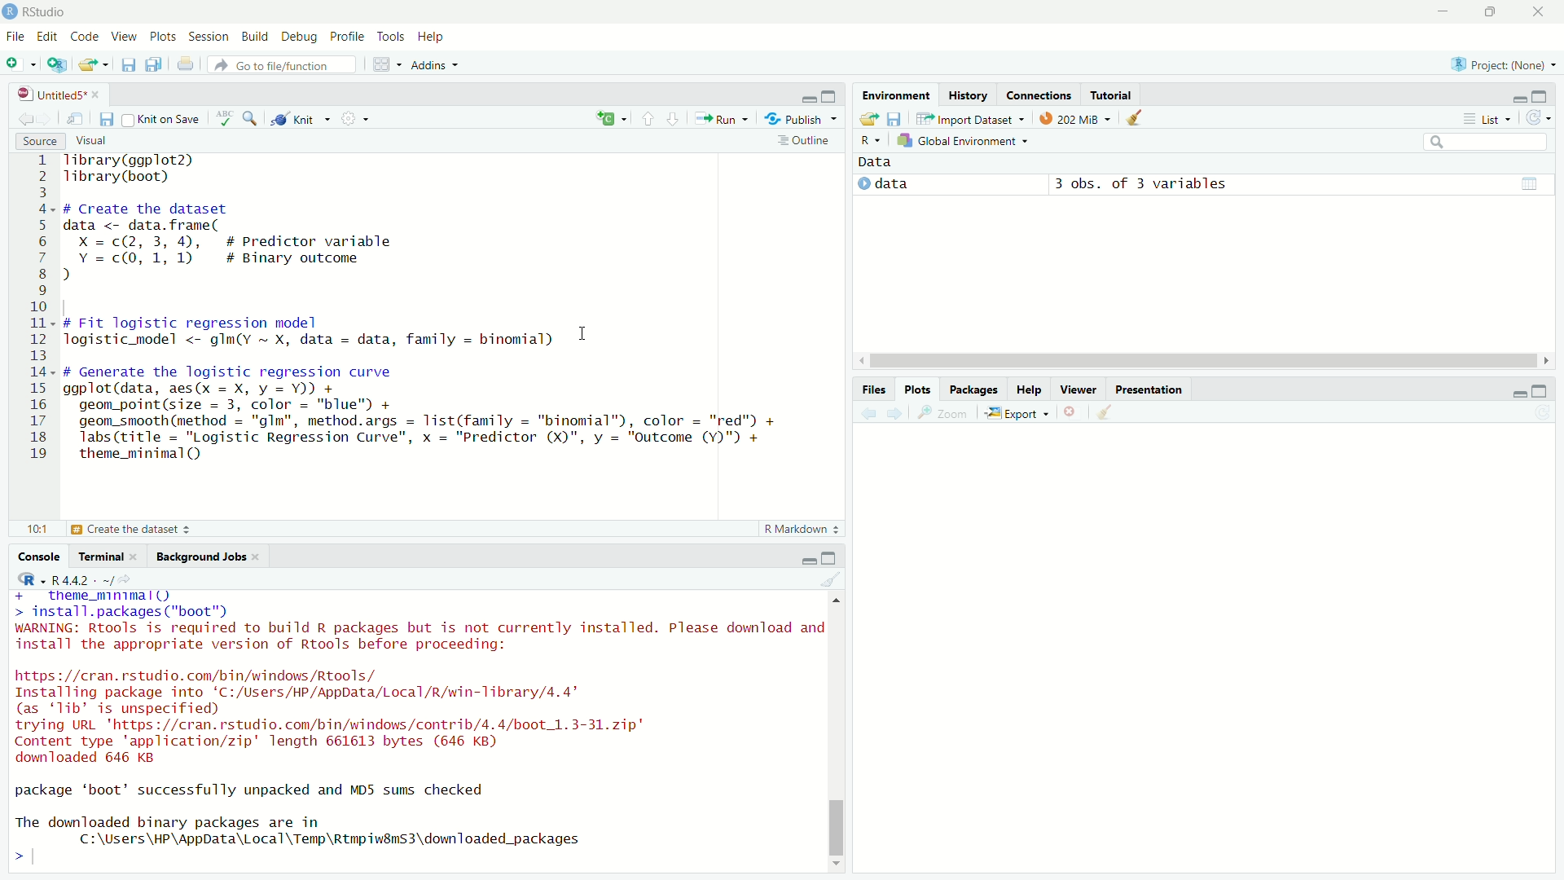  Describe the element at coordinates (98, 556) in the screenshot. I see `Terminal` at that location.